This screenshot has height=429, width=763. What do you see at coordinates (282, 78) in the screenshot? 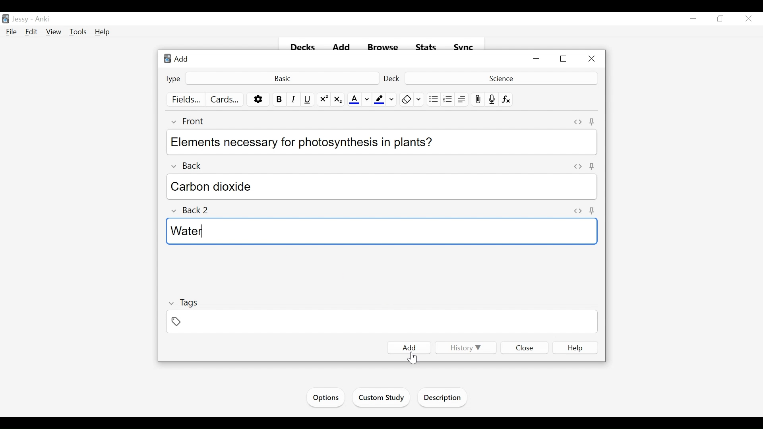
I see `Basic` at bounding box center [282, 78].